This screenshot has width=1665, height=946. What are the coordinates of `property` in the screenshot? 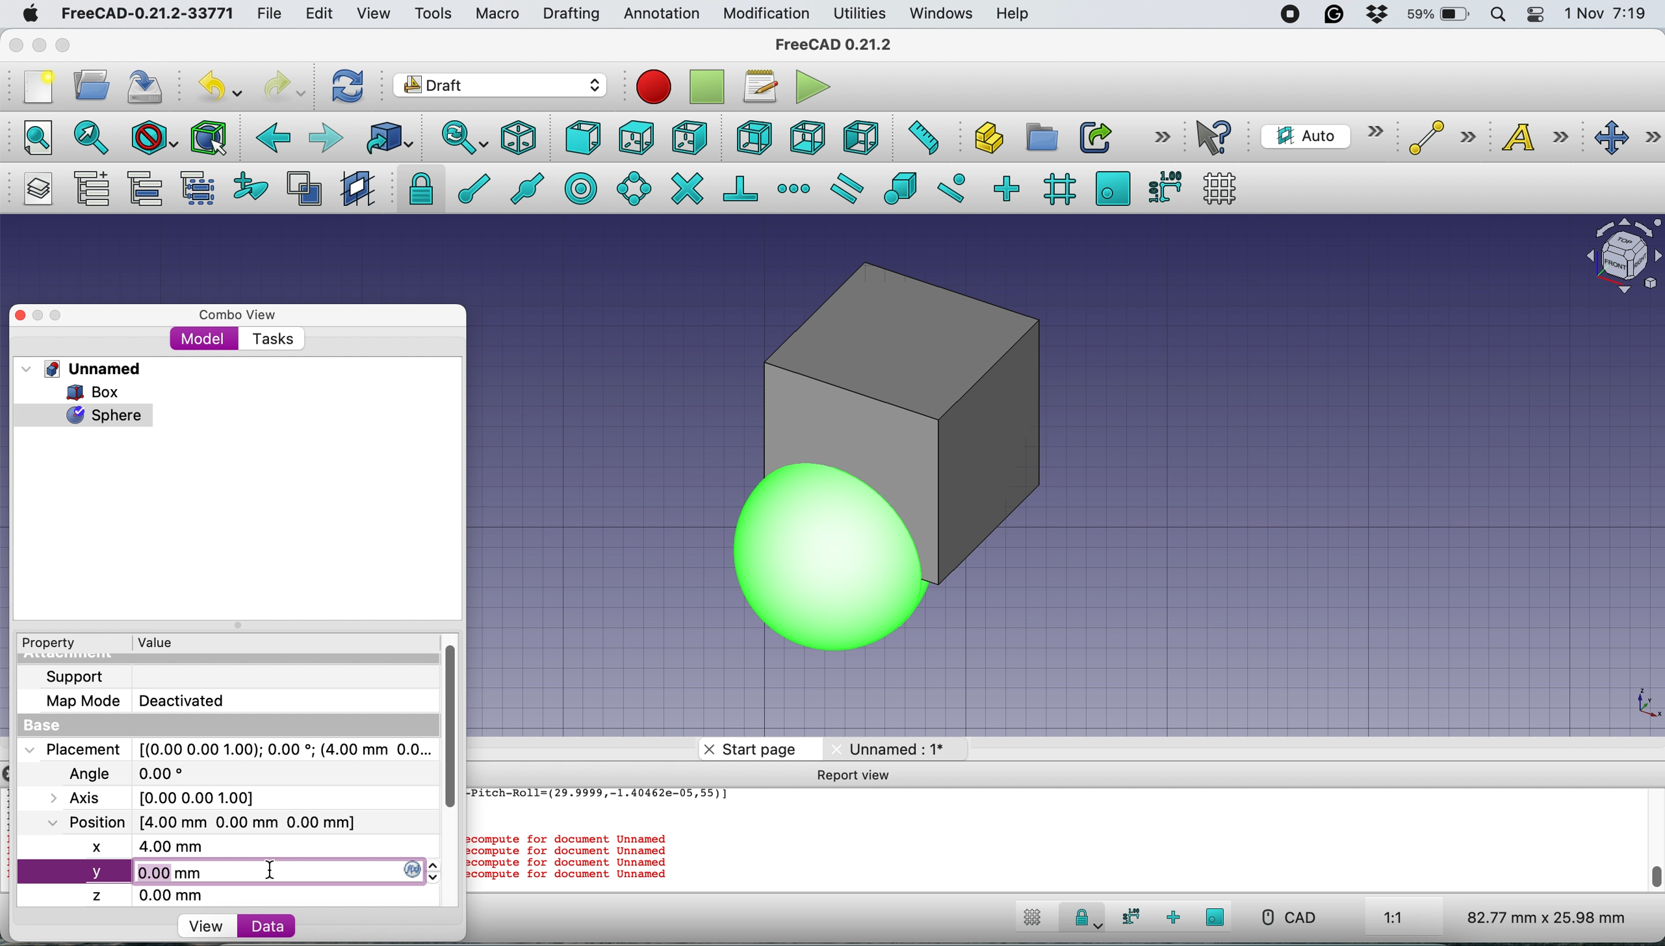 It's located at (58, 643).